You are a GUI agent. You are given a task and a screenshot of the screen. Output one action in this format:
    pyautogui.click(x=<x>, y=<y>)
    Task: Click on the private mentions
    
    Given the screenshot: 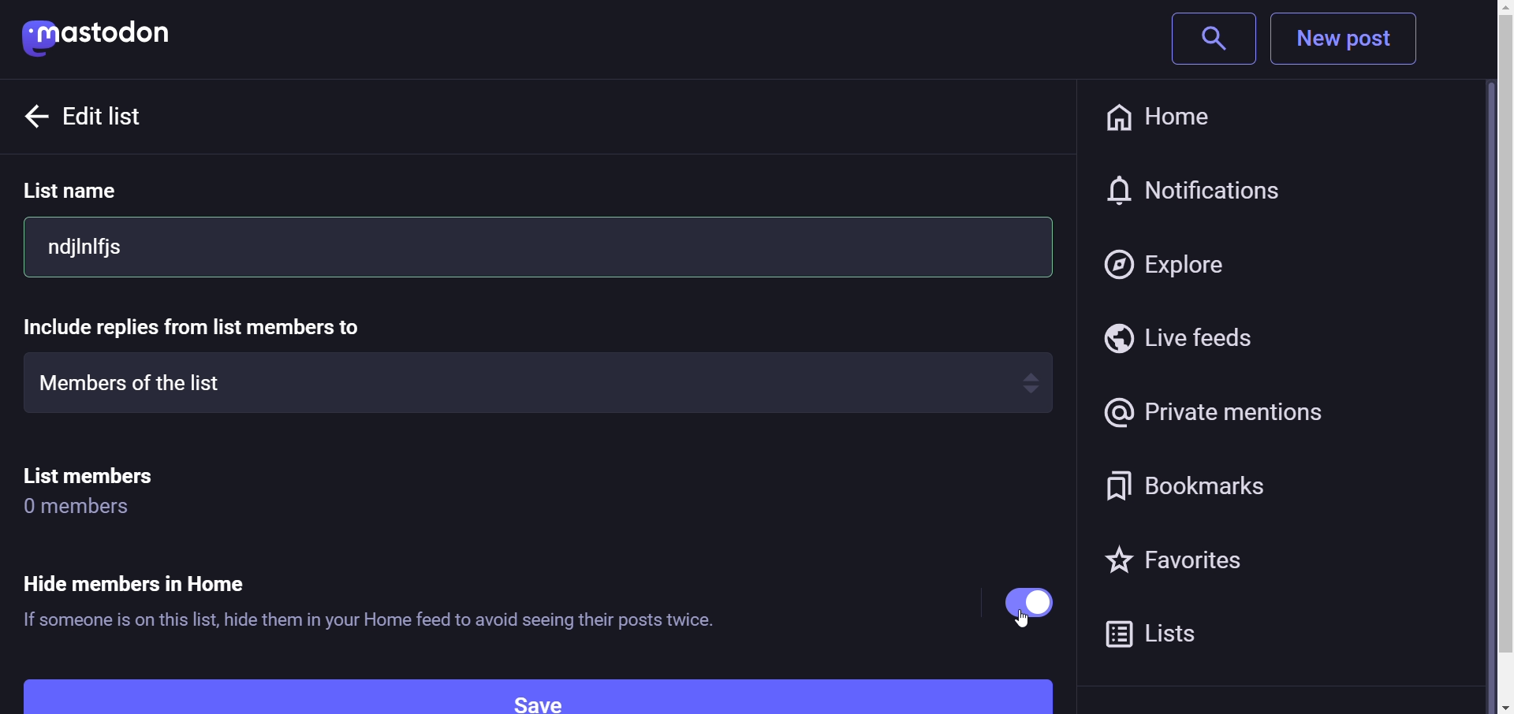 What is the action you would take?
    pyautogui.click(x=1224, y=411)
    